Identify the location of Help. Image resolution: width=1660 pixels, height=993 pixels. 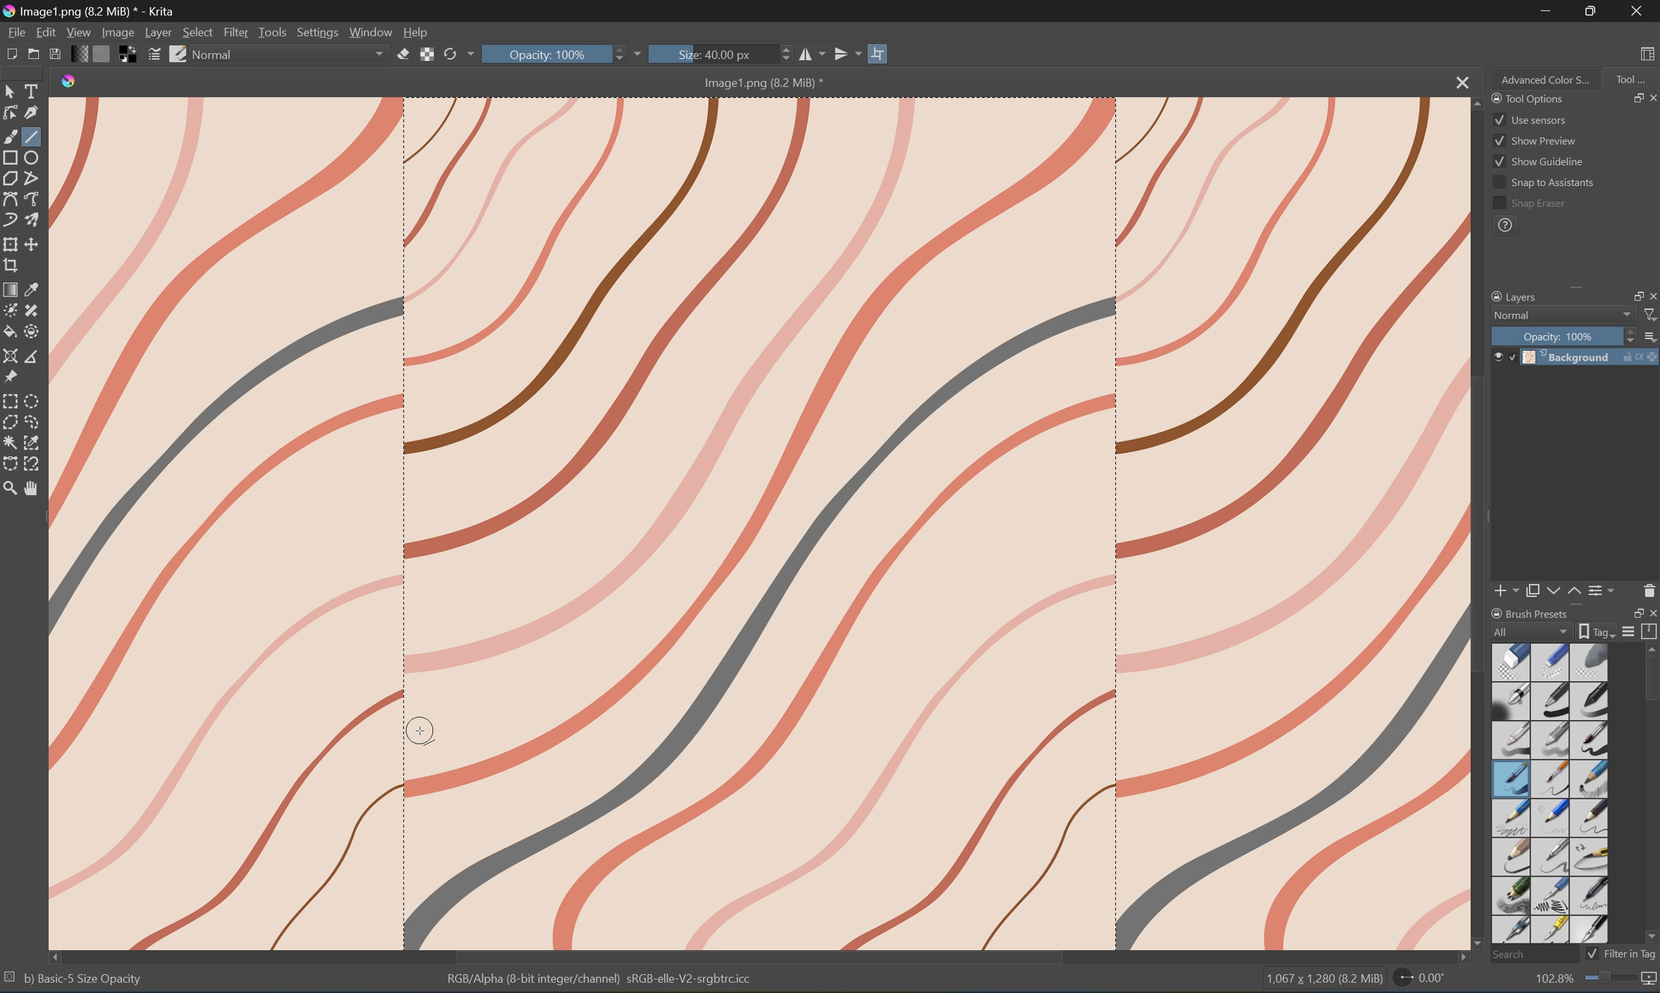
(419, 33).